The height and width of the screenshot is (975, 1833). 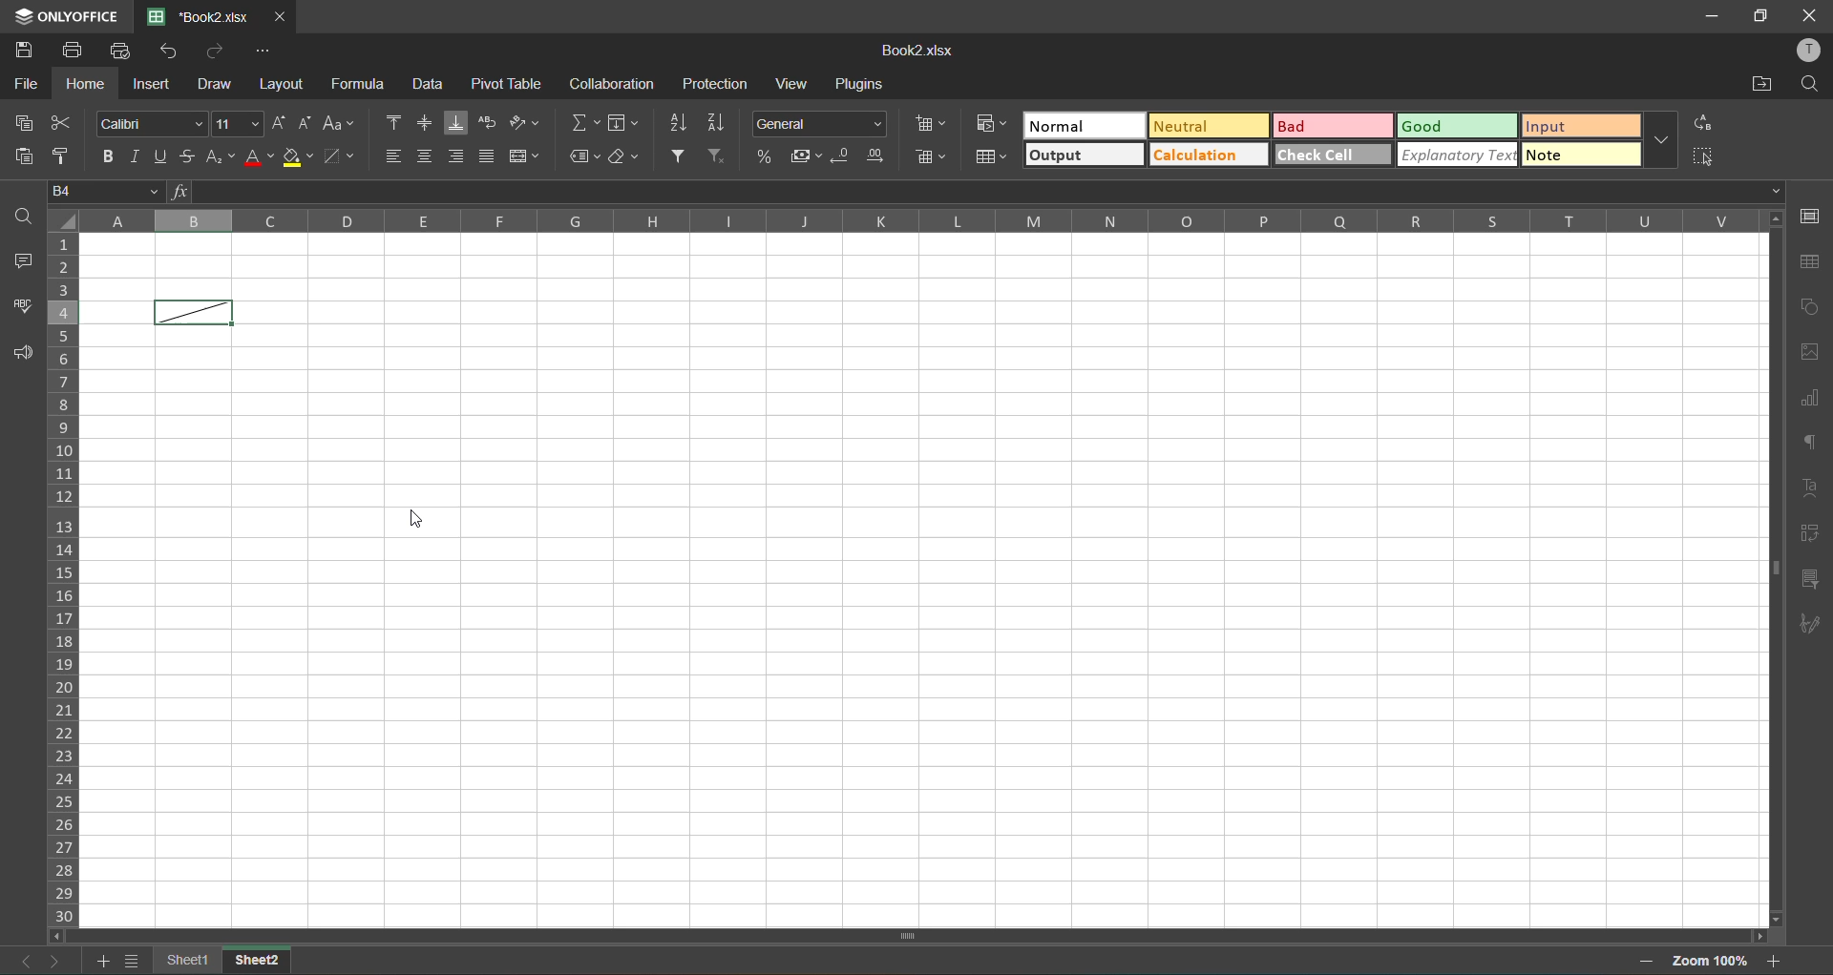 I want to click on book2.xlsx, so click(x=924, y=52).